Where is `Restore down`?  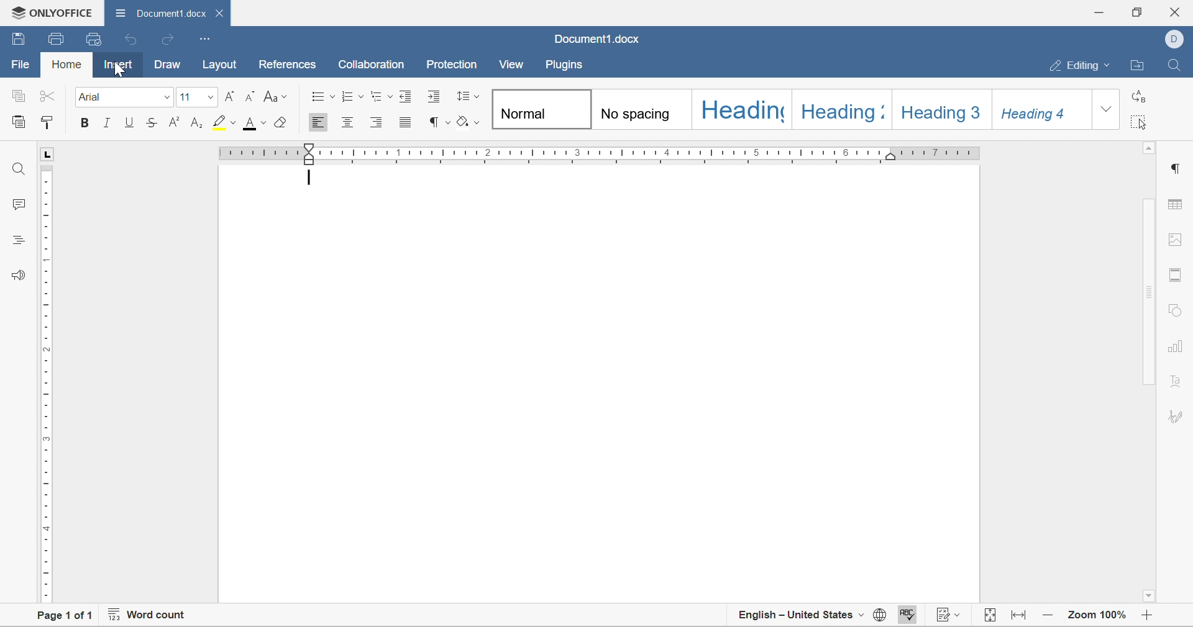
Restore down is located at coordinates (1138, 12).